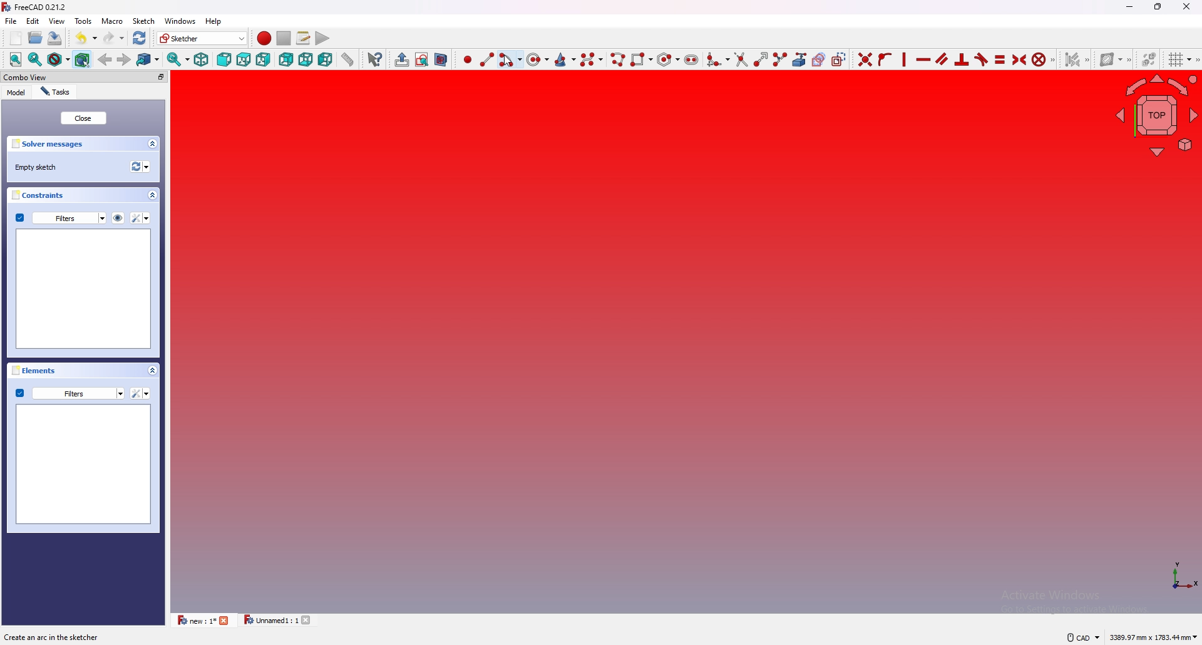  I want to click on file, so click(11, 21).